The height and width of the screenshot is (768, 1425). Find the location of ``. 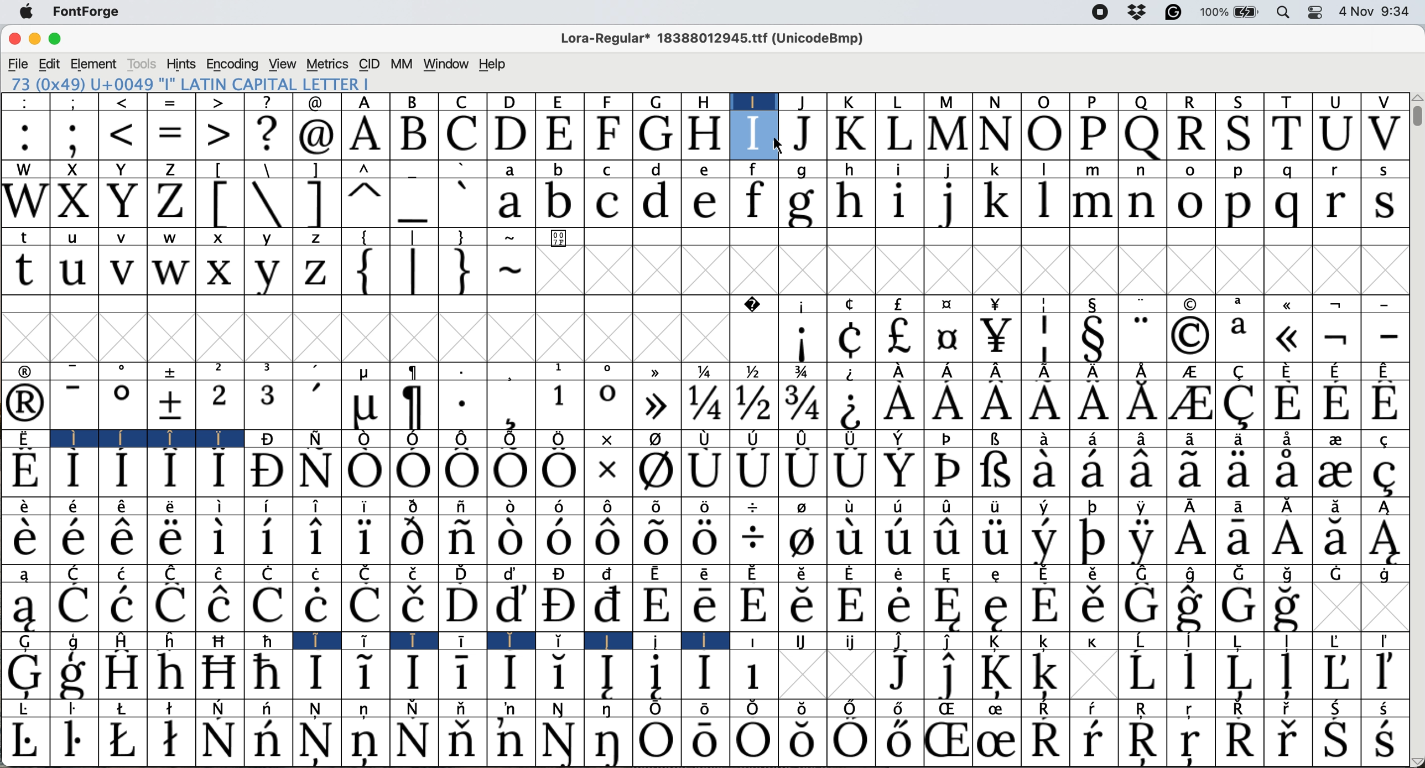

 is located at coordinates (171, 436).